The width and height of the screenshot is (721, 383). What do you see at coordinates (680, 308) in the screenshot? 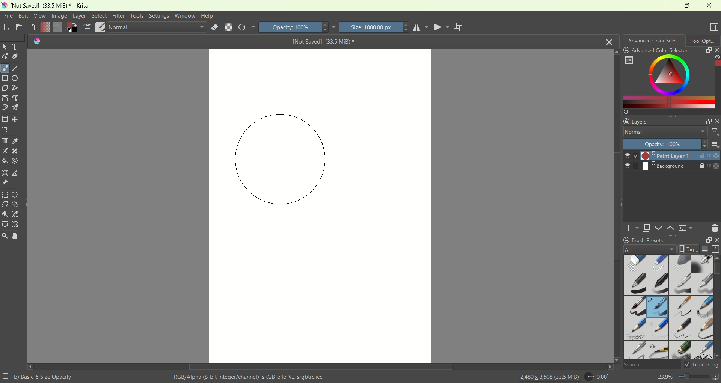
I see `basic 6` at bounding box center [680, 308].